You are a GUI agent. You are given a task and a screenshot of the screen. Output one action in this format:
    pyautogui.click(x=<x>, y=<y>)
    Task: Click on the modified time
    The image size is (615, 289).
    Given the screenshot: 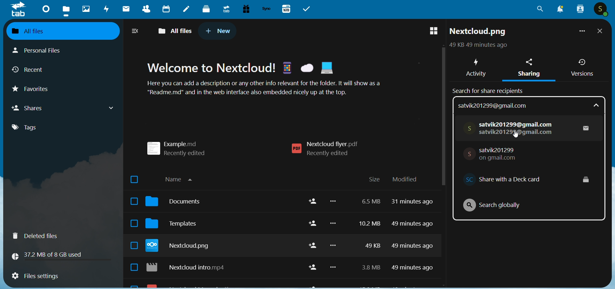 What is the action you would take?
    pyautogui.click(x=414, y=238)
    